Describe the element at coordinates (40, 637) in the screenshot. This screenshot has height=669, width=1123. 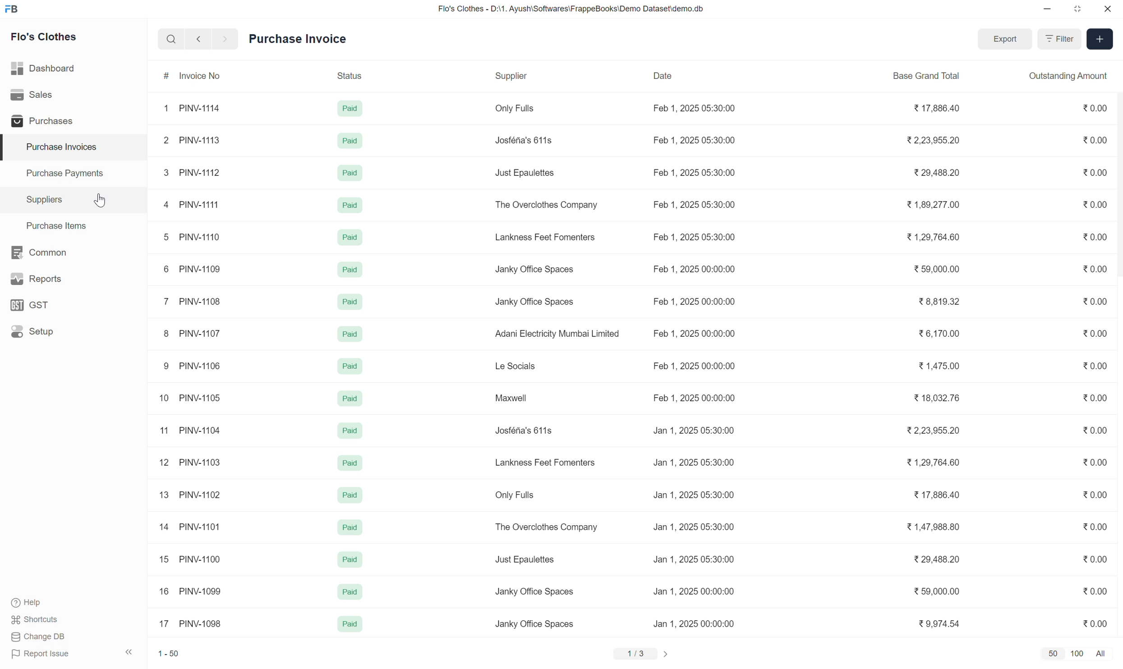
I see `Change DB` at that location.